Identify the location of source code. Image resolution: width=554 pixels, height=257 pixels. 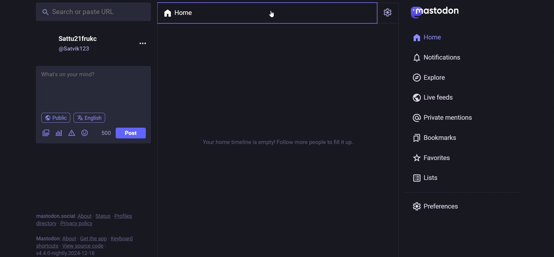
(85, 246).